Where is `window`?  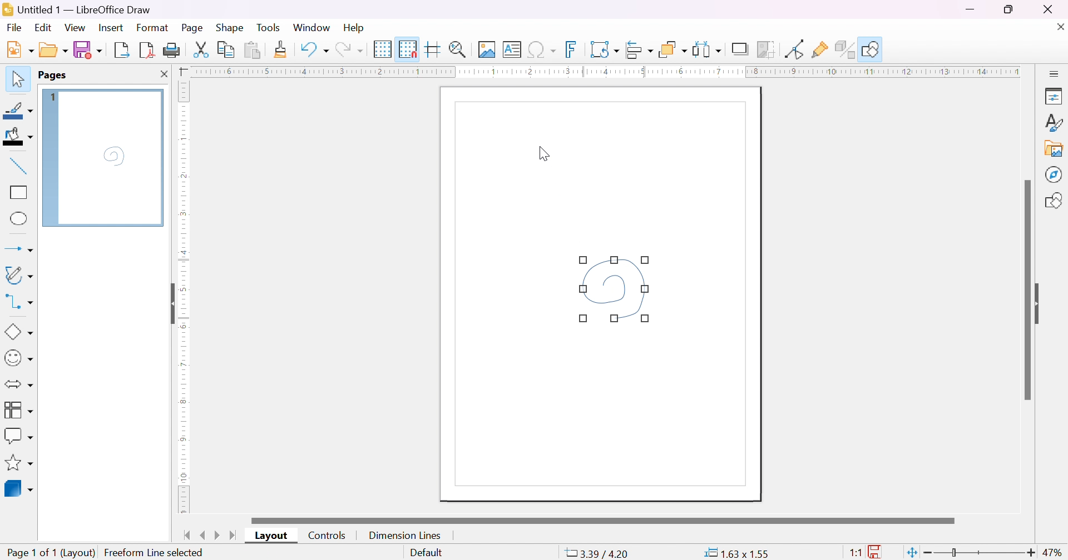 window is located at coordinates (311, 27).